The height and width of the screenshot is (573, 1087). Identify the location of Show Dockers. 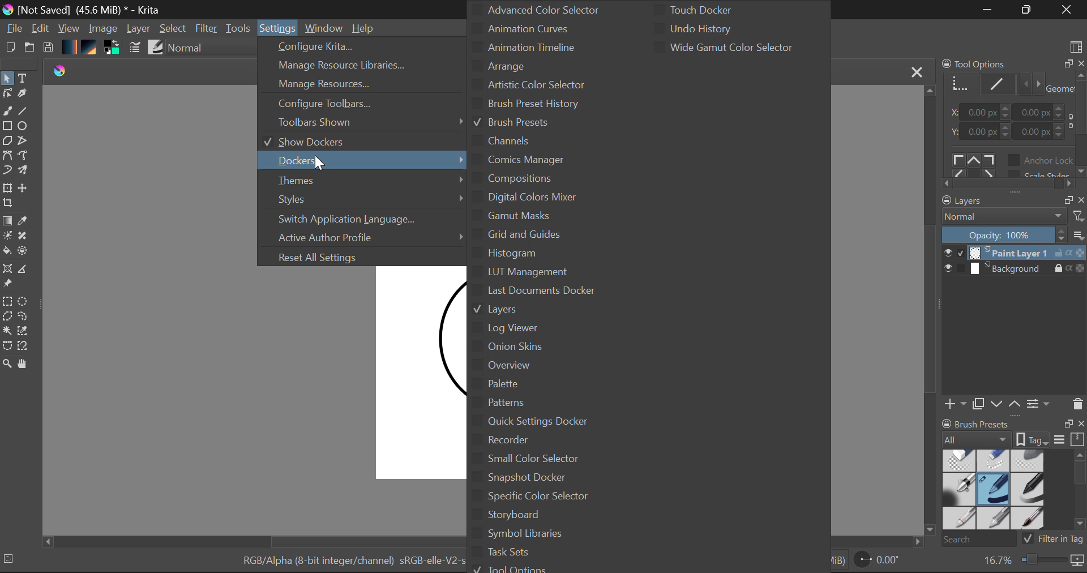
(354, 143).